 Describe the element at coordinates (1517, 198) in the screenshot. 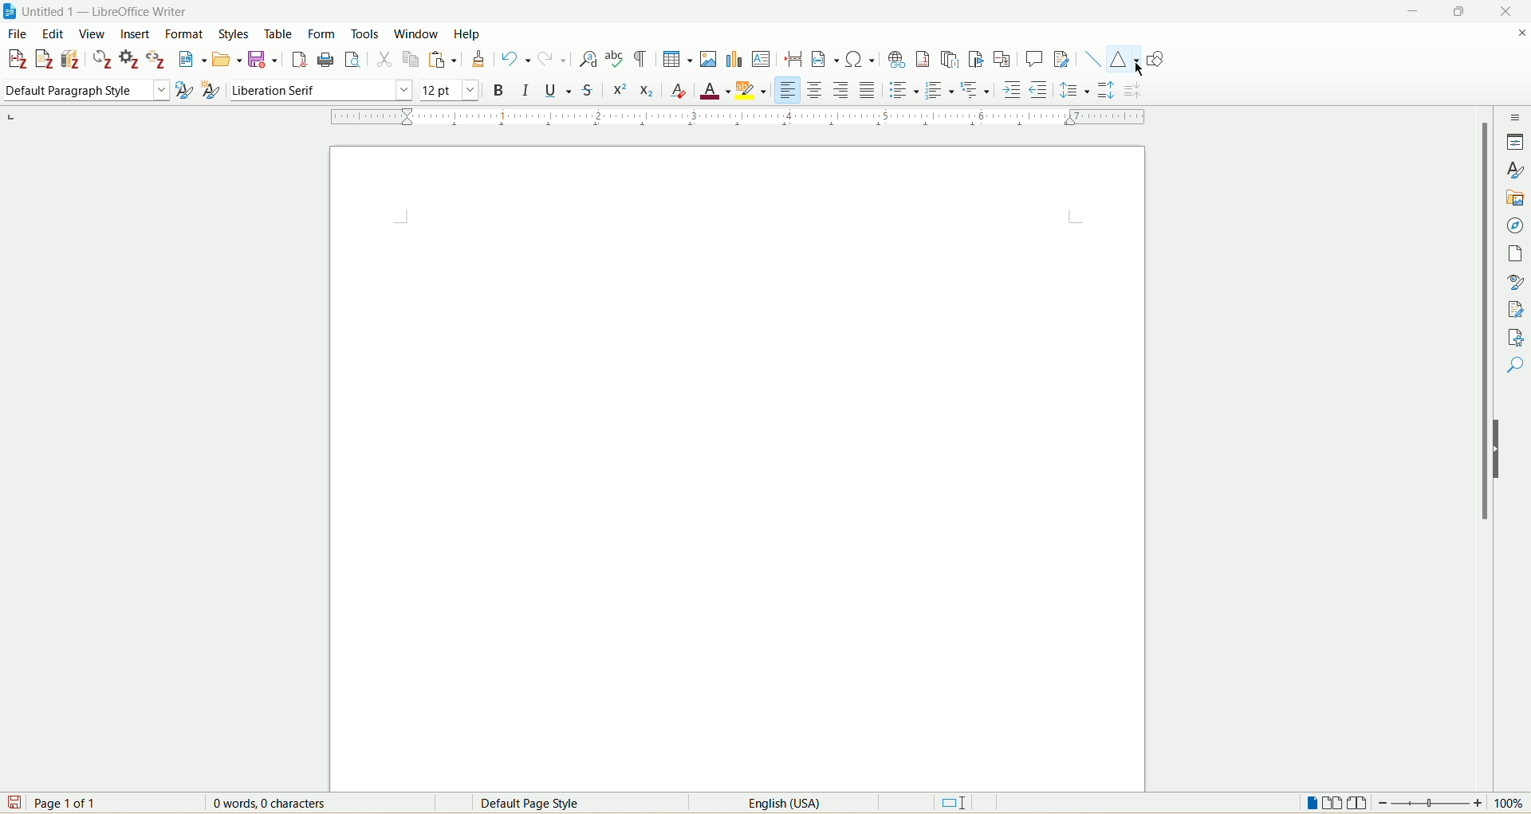

I see `gallary` at that location.